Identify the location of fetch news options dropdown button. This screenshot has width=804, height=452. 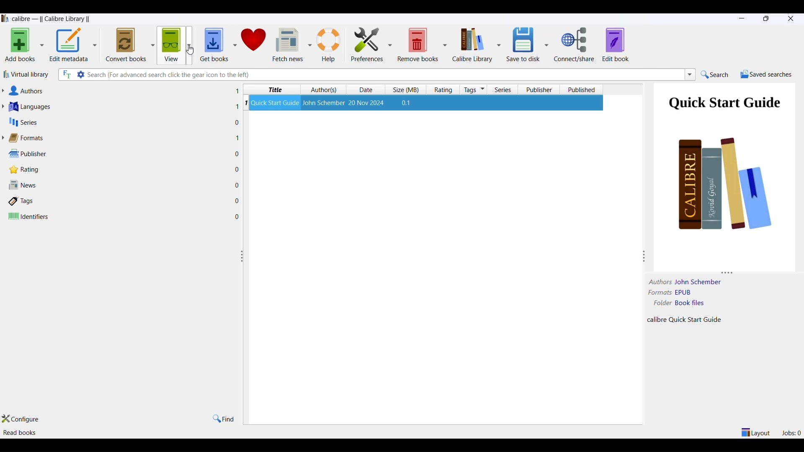
(308, 45).